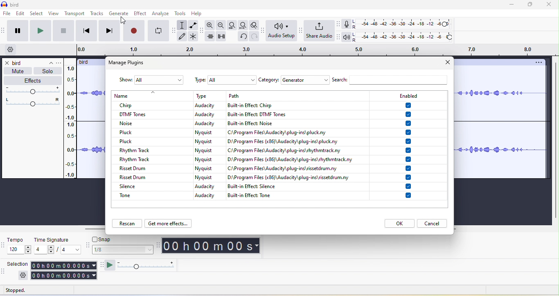  Describe the element at coordinates (339, 24) in the screenshot. I see `audacity record meter toolbar` at that location.